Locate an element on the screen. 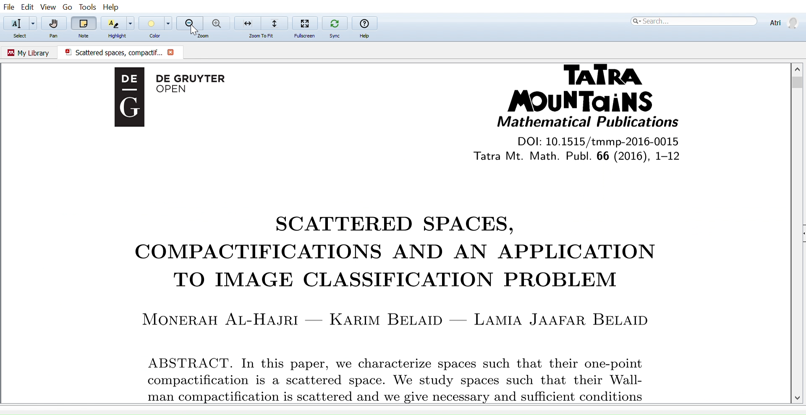 The width and height of the screenshot is (806, 415). zoom to fit is located at coordinates (264, 36).